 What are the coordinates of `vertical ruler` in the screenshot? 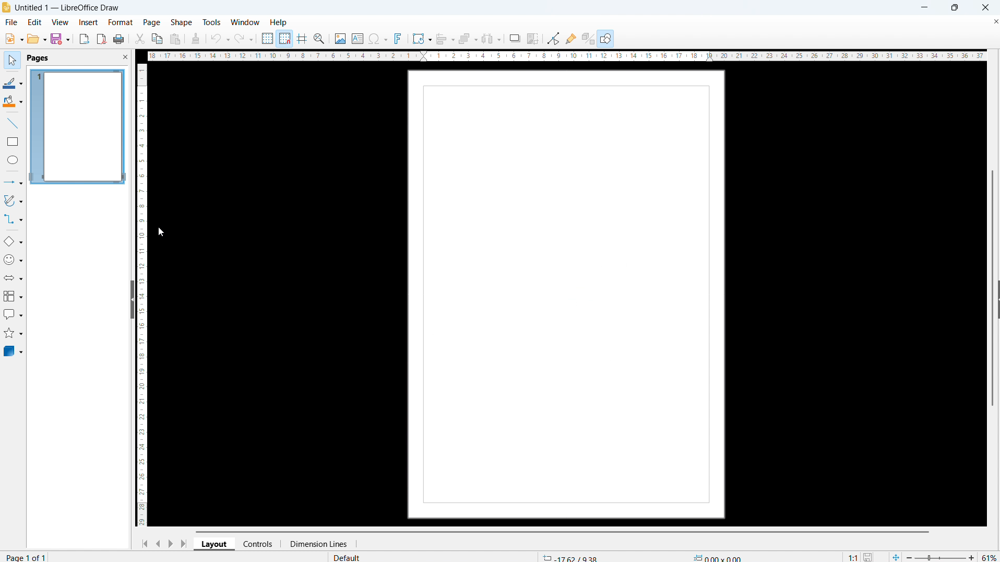 It's located at (144, 296).